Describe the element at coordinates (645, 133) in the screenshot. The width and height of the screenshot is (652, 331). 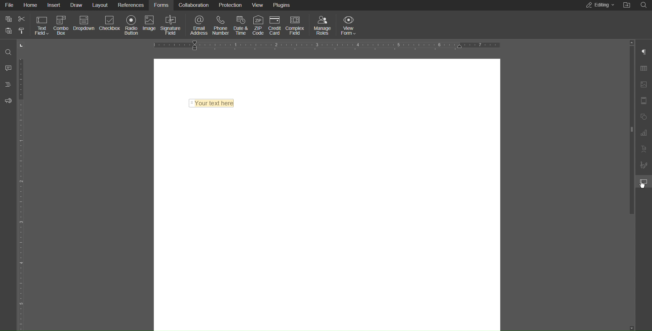
I see `Graph Settings` at that location.